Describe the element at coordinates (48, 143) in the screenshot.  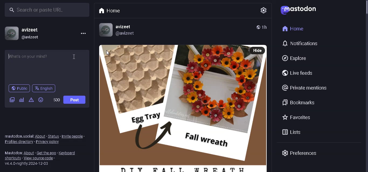
I see `PRIVACY POLICY` at that location.